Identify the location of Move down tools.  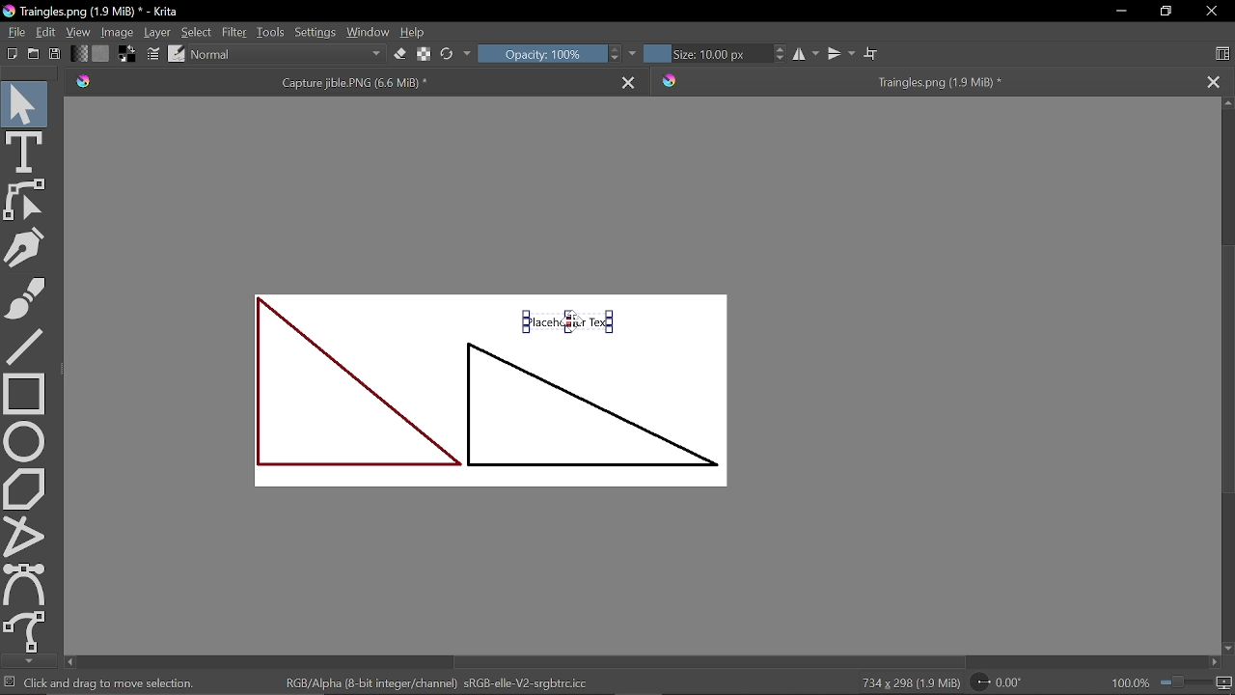
(26, 660).